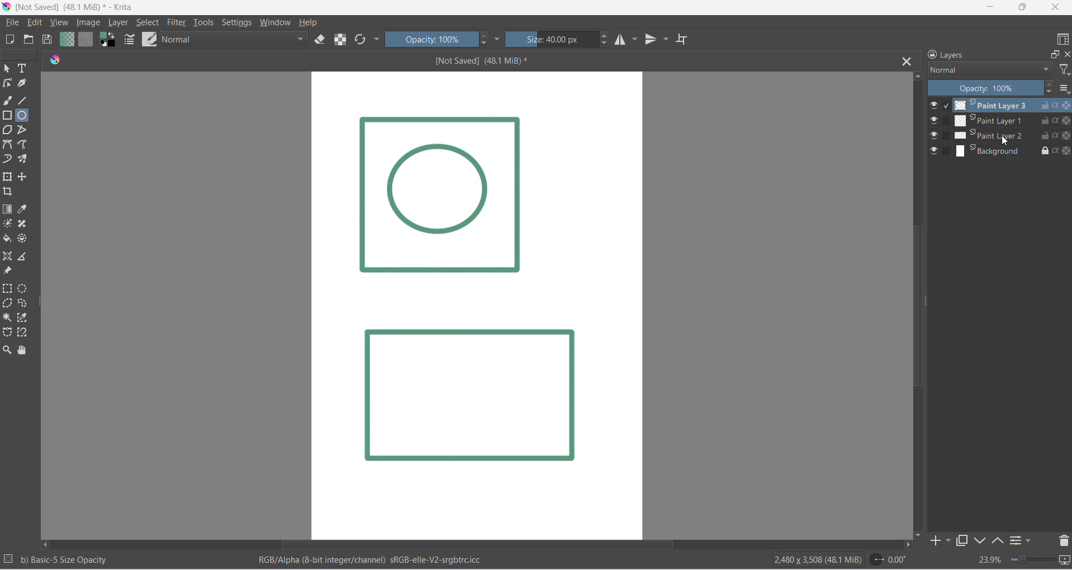  What do you see at coordinates (22, 288) in the screenshot?
I see `elliptical selection tool` at bounding box center [22, 288].